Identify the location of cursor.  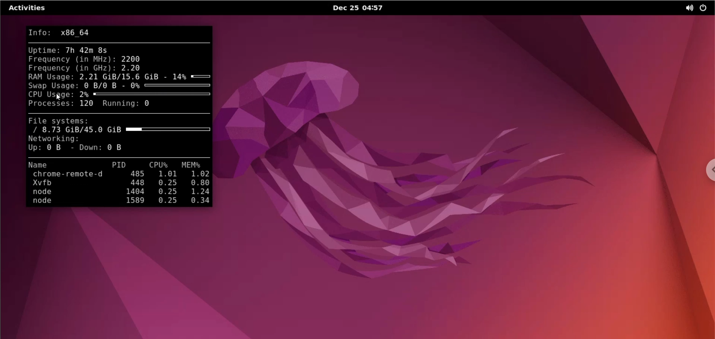
(59, 97).